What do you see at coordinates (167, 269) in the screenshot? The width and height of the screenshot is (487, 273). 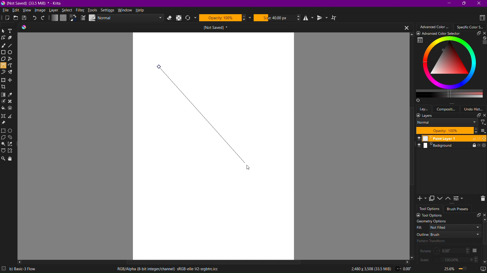 I see `RGB/Alpha(8-bit integer/channel)` at bounding box center [167, 269].